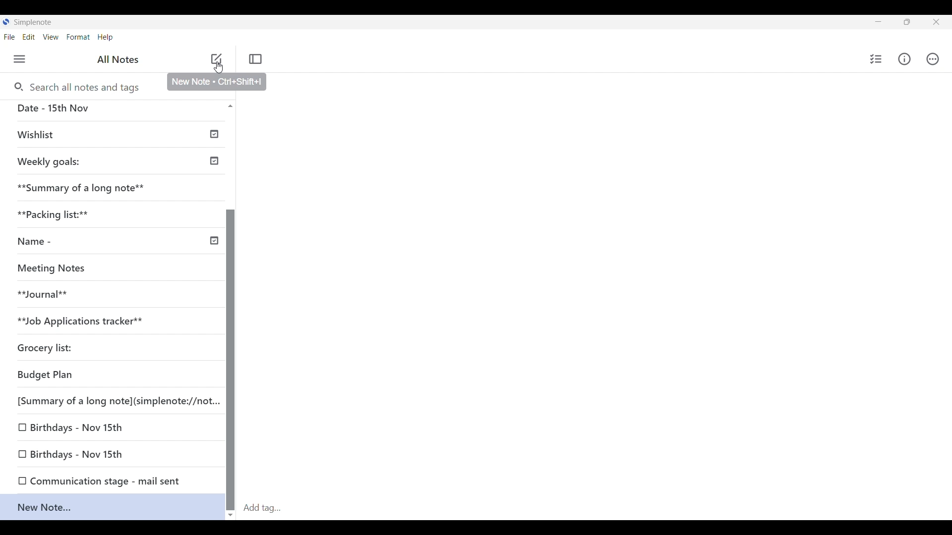 The height and width of the screenshot is (535, 952). Describe the element at coordinates (595, 508) in the screenshot. I see `Click to add tag` at that location.